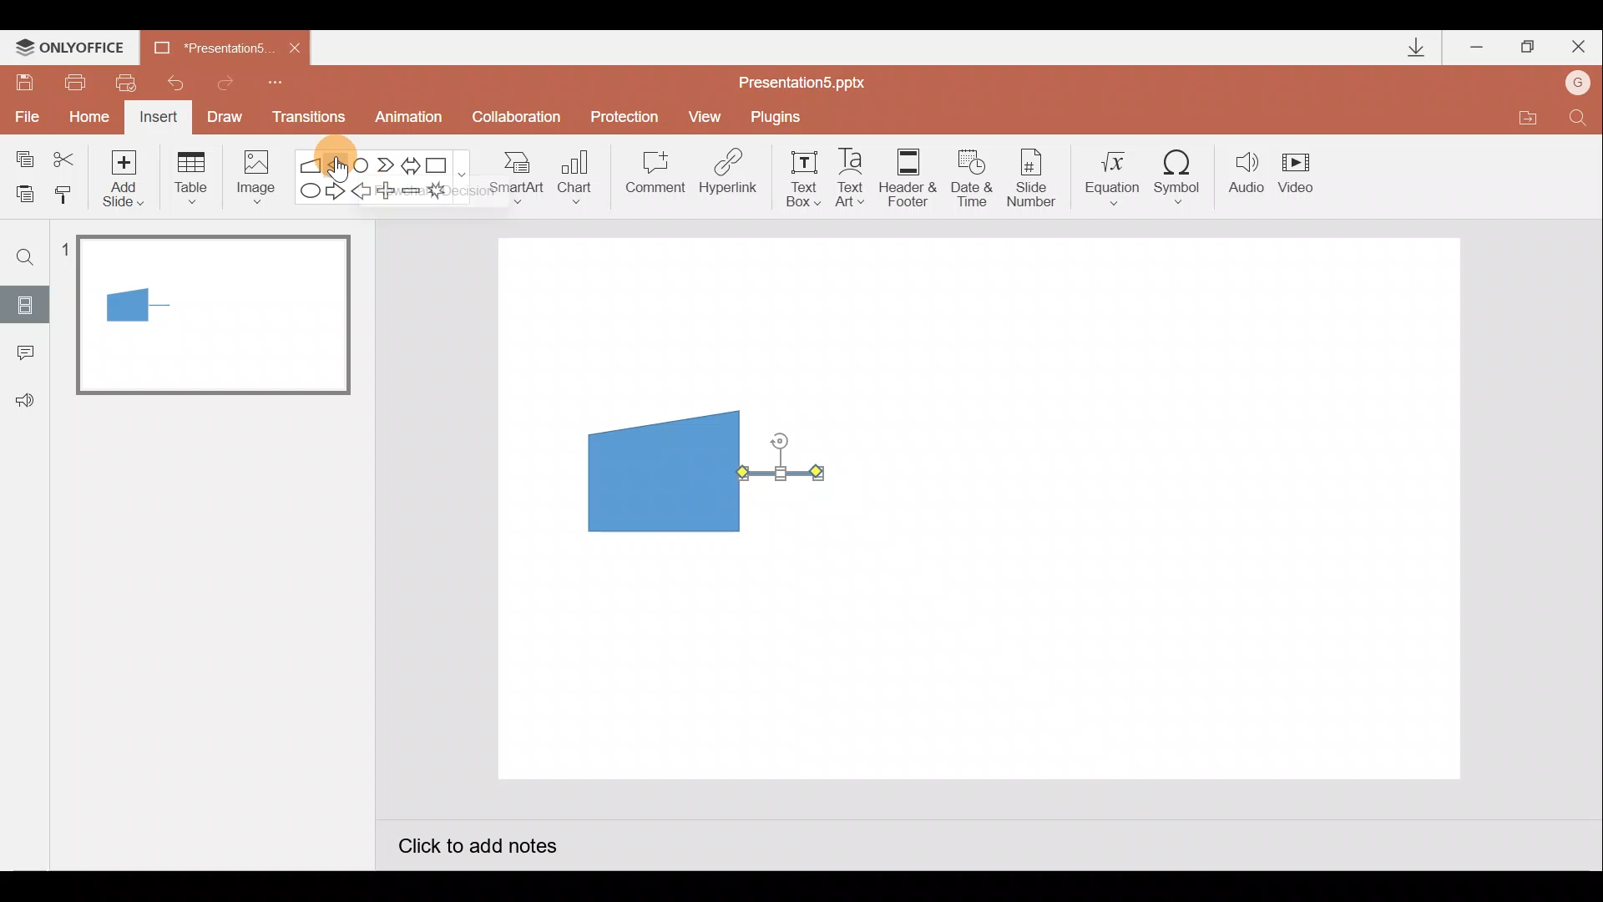 The image size is (1603, 902). What do you see at coordinates (306, 119) in the screenshot?
I see `Transitions` at bounding box center [306, 119].